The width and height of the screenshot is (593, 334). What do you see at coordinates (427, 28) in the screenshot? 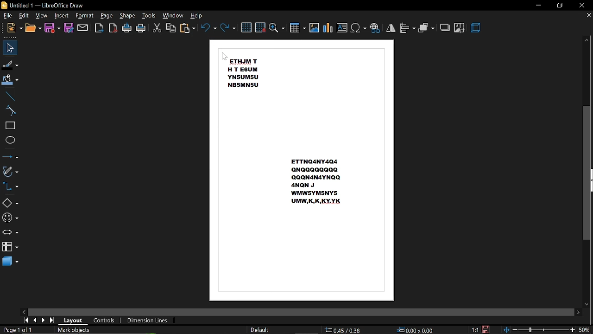
I see `arrange` at bounding box center [427, 28].